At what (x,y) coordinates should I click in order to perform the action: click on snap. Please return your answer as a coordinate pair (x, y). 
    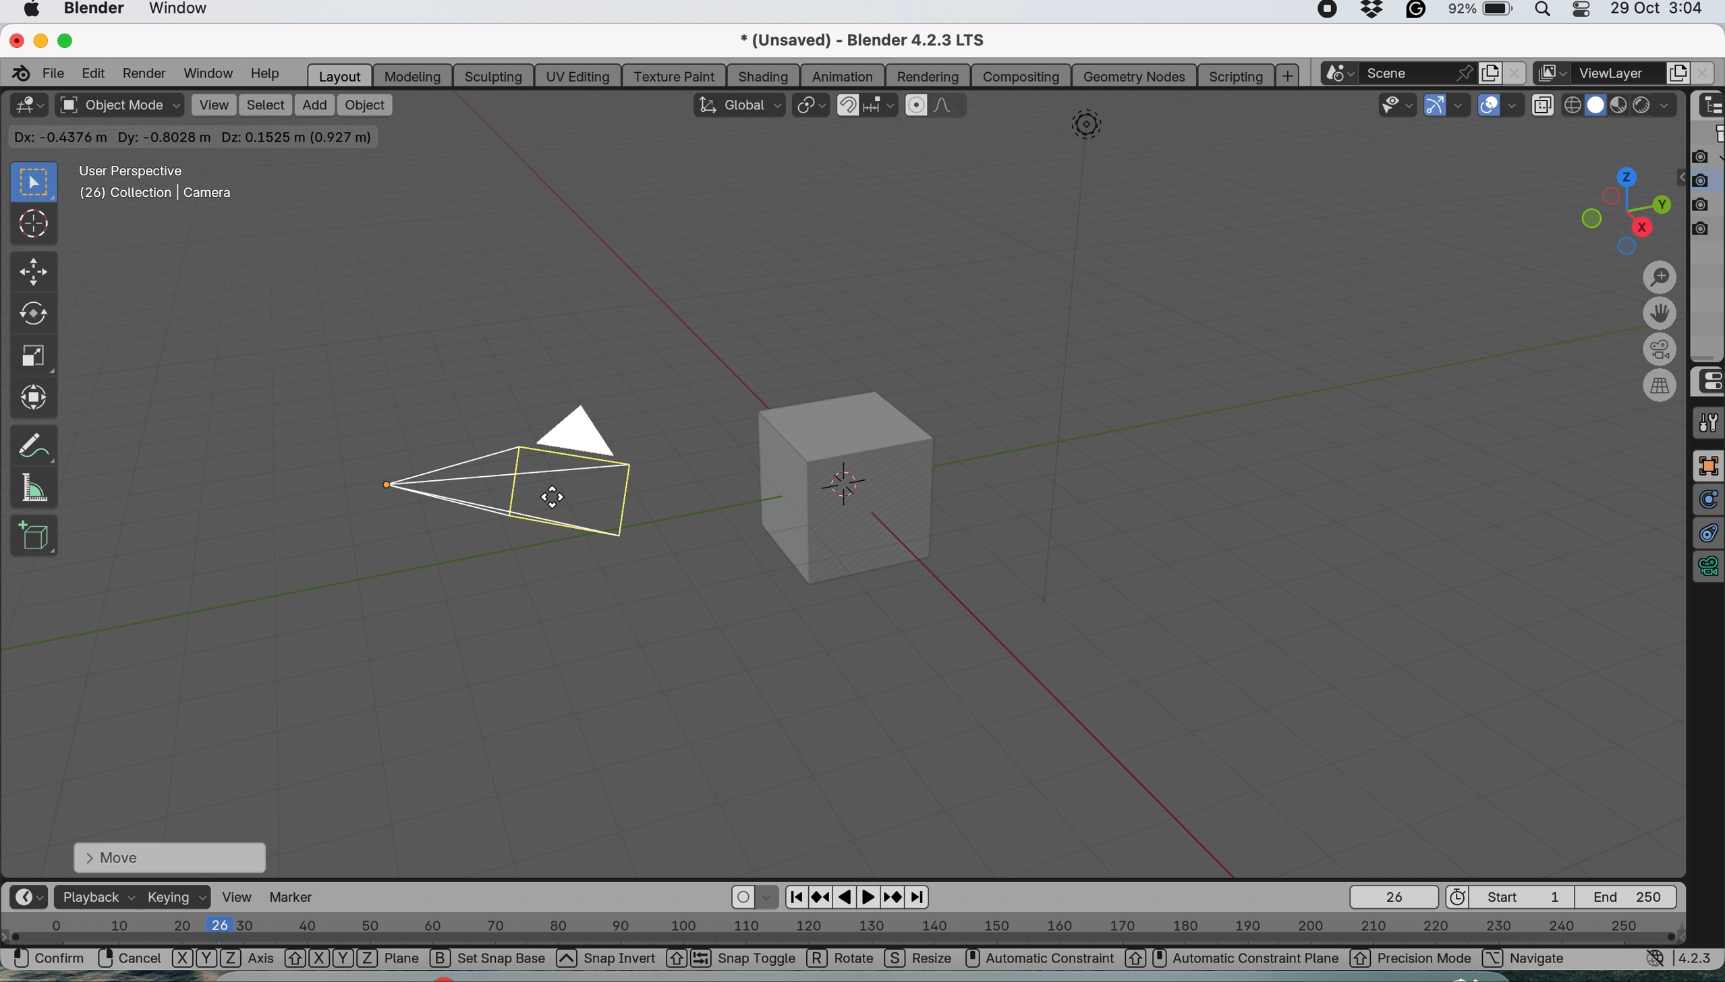
    Looking at the image, I should click on (848, 103).